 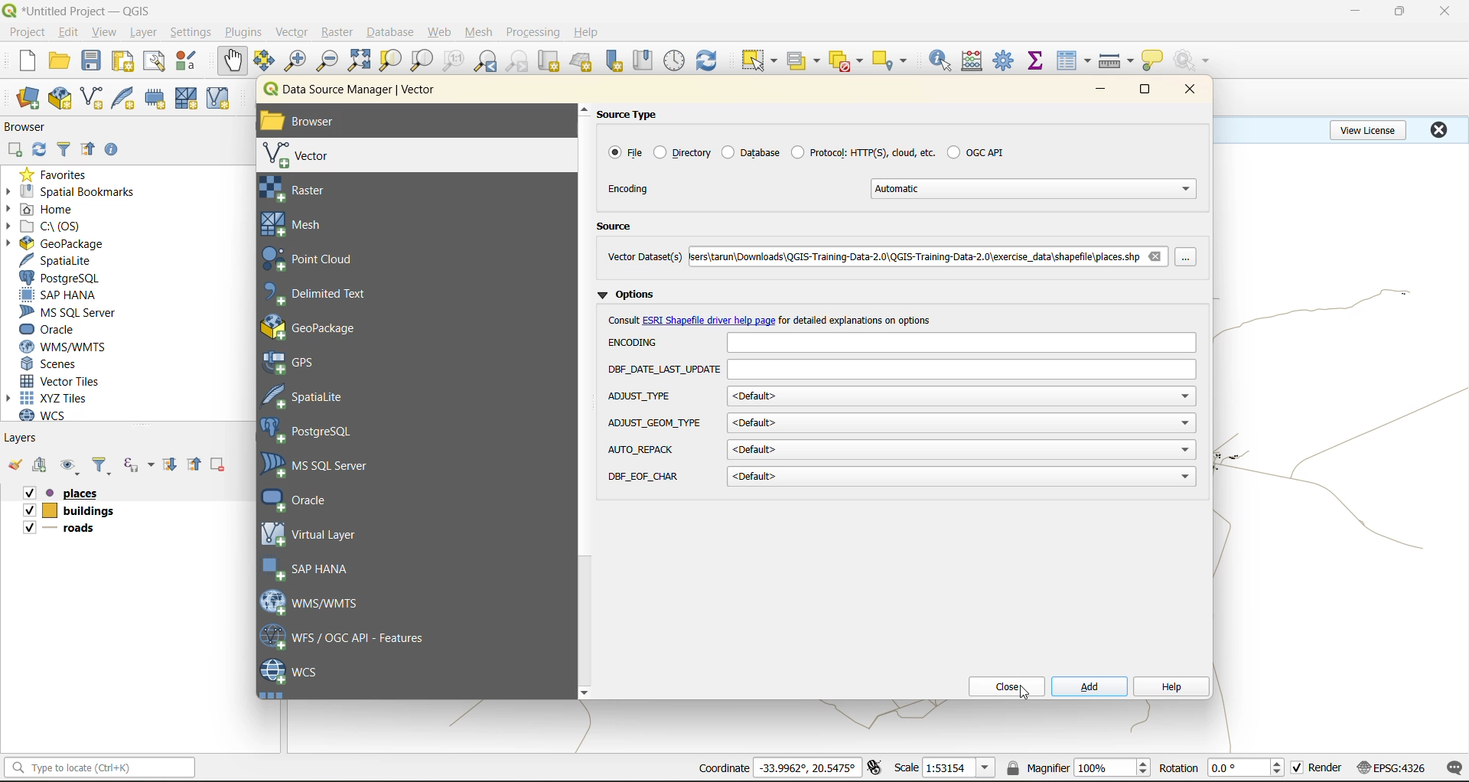 I want to click on spatialite, so click(x=64, y=262).